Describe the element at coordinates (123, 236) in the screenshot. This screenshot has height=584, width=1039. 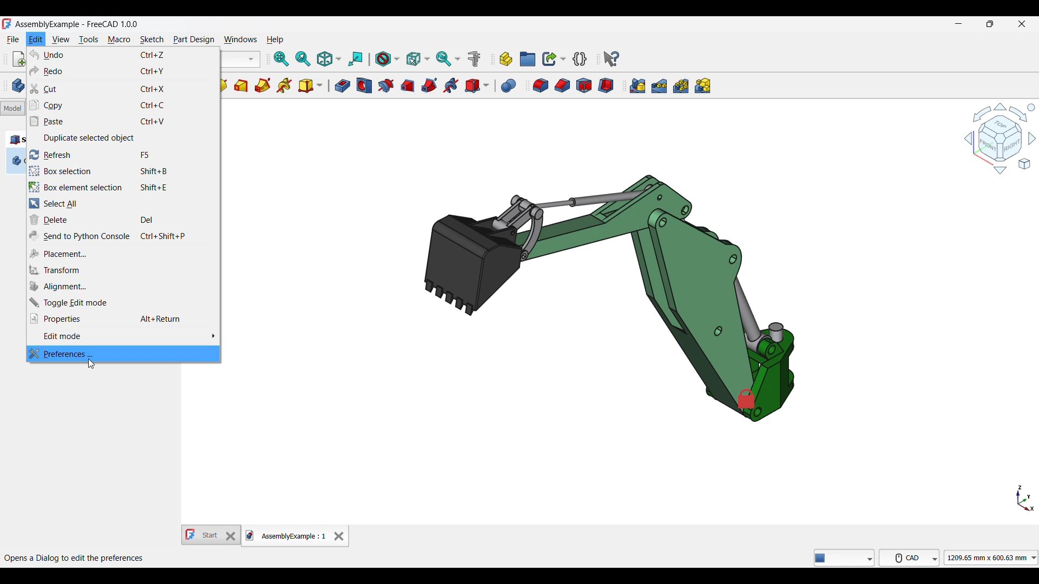
I see `Send to Python console` at that location.